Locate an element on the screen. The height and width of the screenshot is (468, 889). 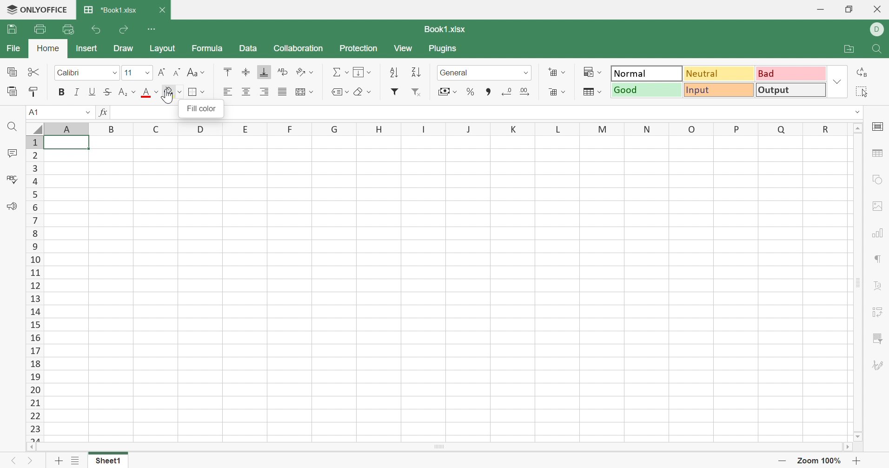
Zoom 100% is located at coordinates (821, 460).